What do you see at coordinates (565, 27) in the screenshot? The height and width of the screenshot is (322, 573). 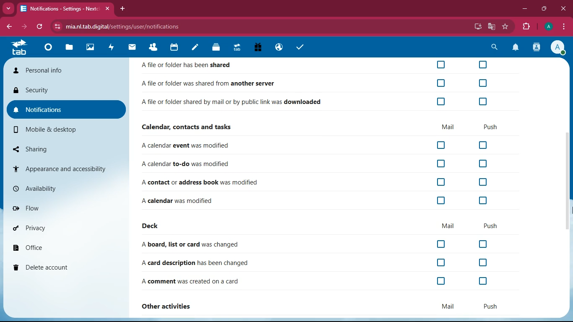 I see `options` at bounding box center [565, 27].